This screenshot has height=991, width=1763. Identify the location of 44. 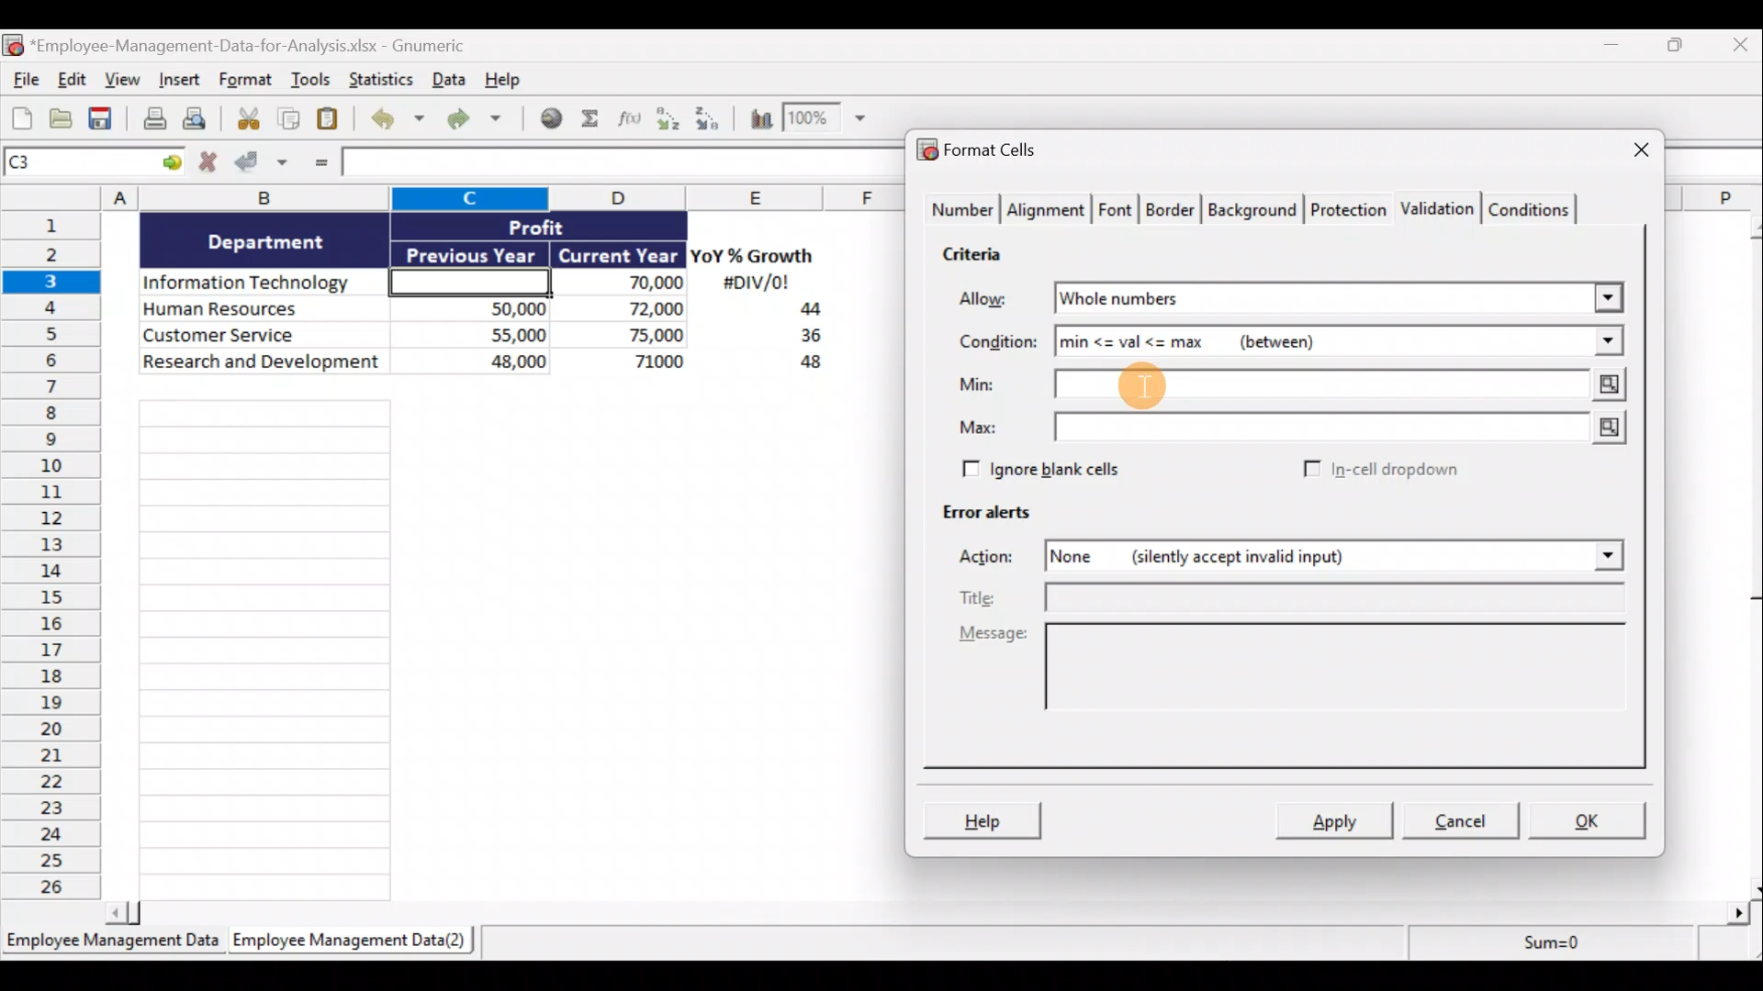
(800, 311).